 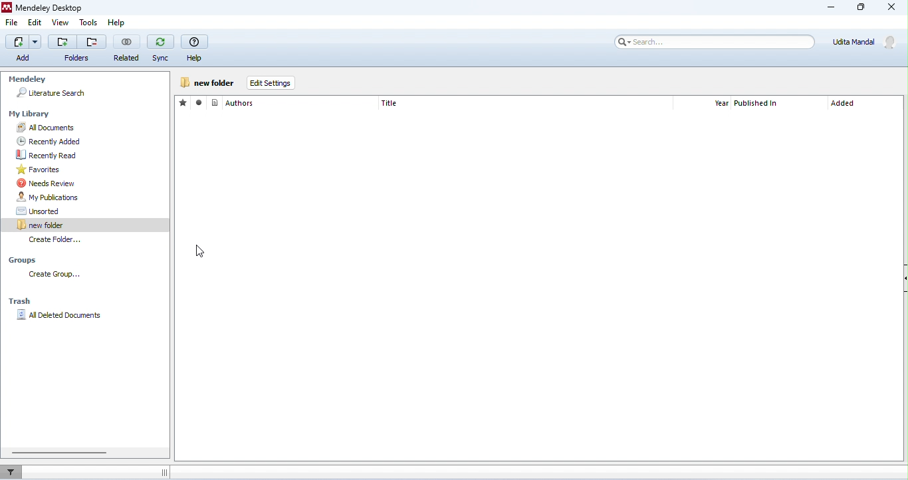 I want to click on title, so click(x=390, y=103).